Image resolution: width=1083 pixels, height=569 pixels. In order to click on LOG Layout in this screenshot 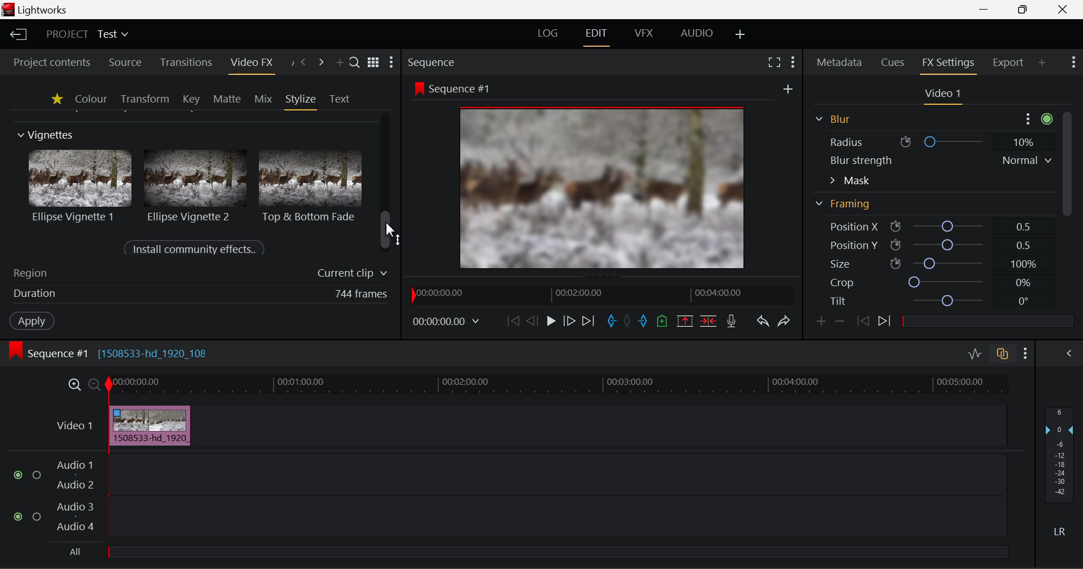, I will do `click(552, 34)`.